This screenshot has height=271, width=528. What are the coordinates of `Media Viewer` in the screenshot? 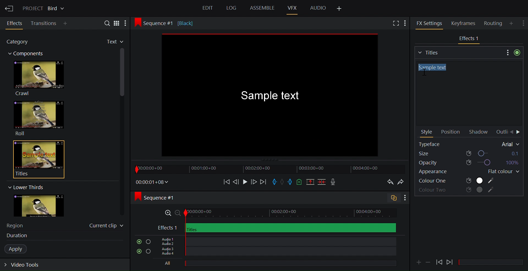 It's located at (271, 96).